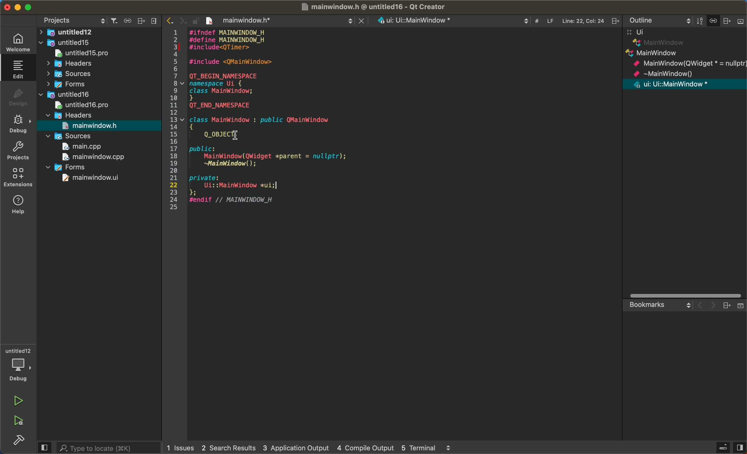 This screenshot has height=454, width=747. Describe the element at coordinates (273, 118) in the screenshot. I see `new code` at that location.